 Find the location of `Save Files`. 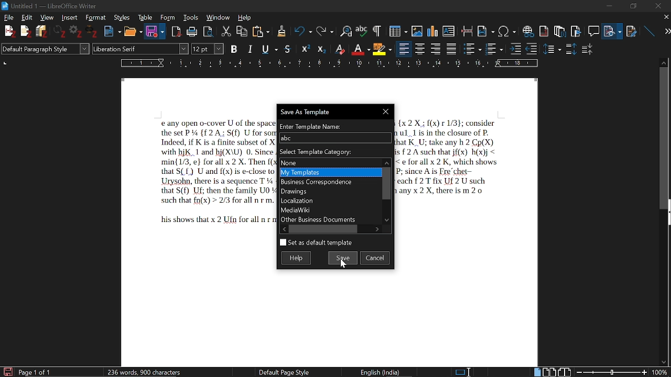

Save Files is located at coordinates (43, 31).